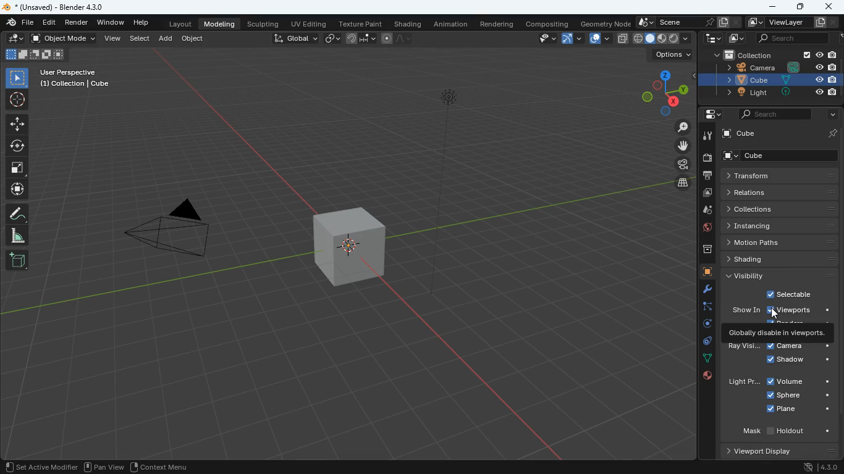 The width and height of the screenshot is (844, 474). Describe the element at coordinates (781, 275) in the screenshot. I see `visibility` at that location.